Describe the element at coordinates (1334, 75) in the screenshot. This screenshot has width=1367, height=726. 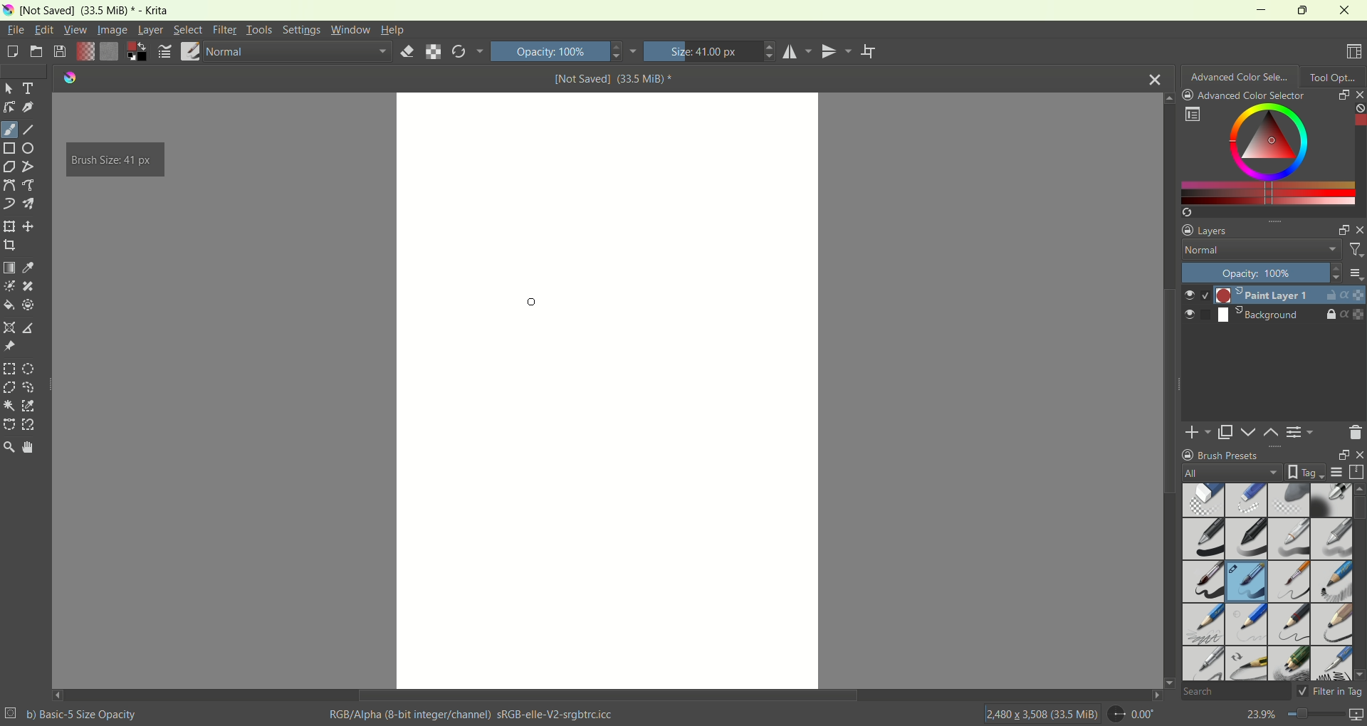
I see `tool option` at that location.